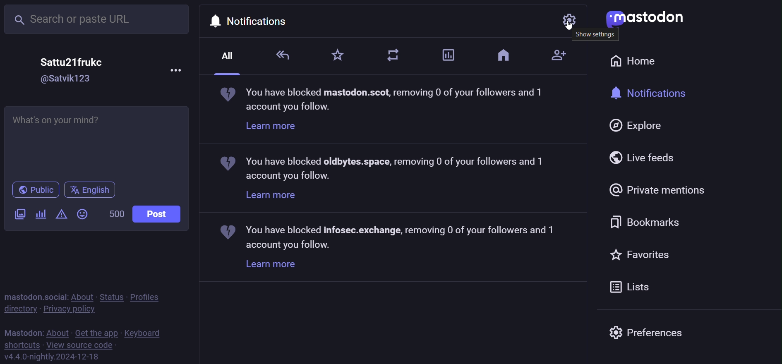 The height and width of the screenshot is (364, 782). I want to click on about, so click(58, 331).